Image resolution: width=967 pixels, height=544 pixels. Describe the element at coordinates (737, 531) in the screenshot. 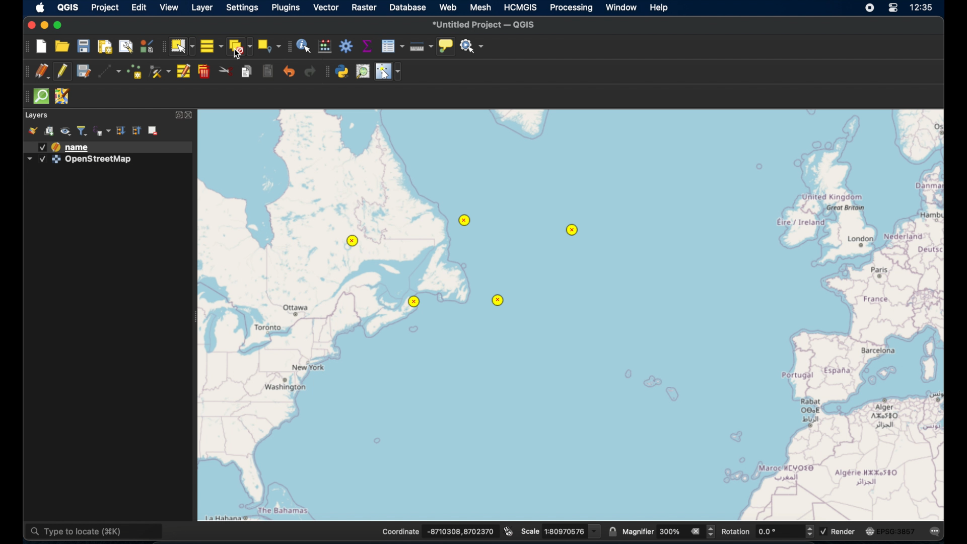

I see `rotation` at that location.